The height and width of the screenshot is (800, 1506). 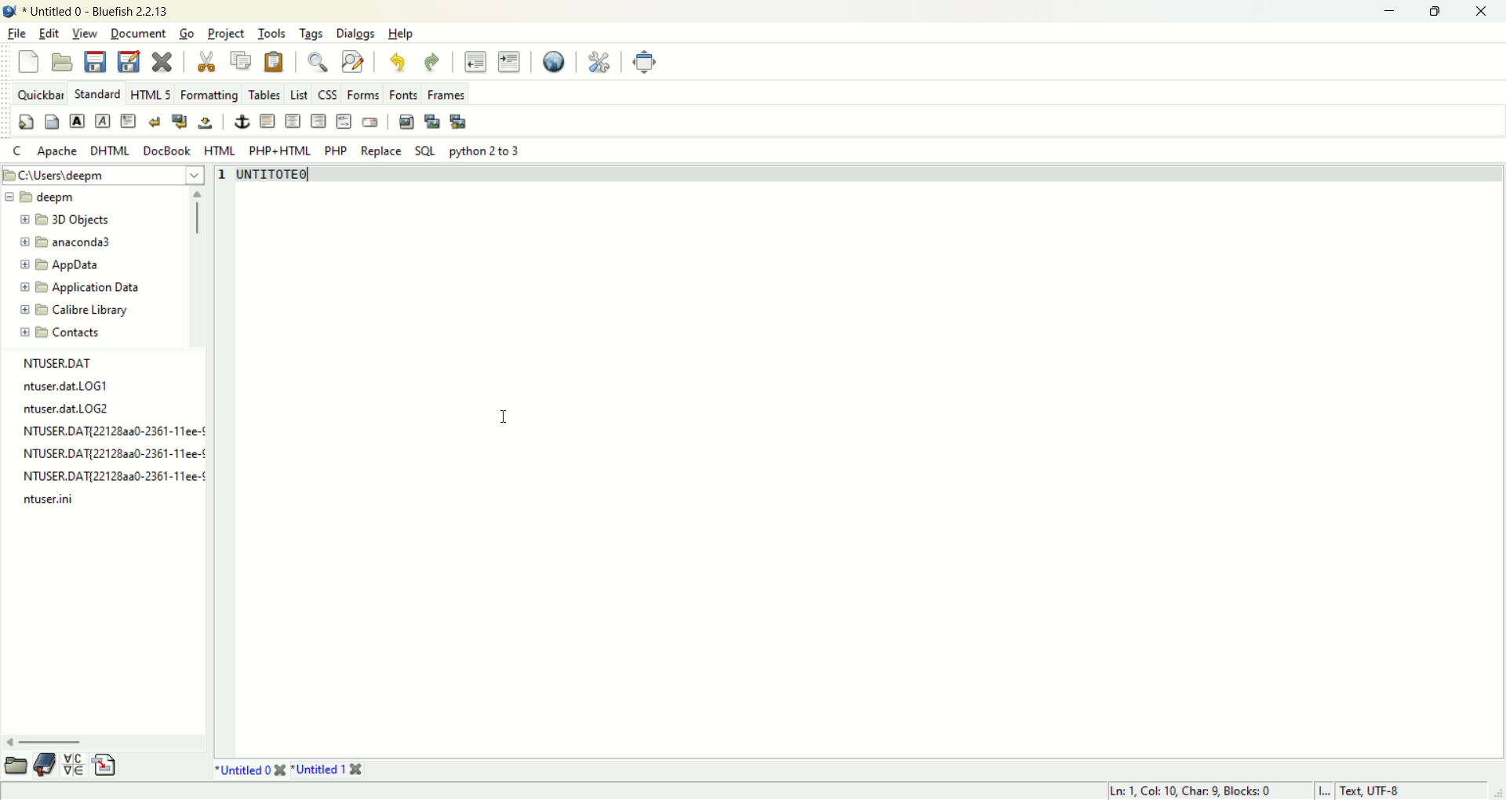 I want to click on CSS, so click(x=327, y=94).